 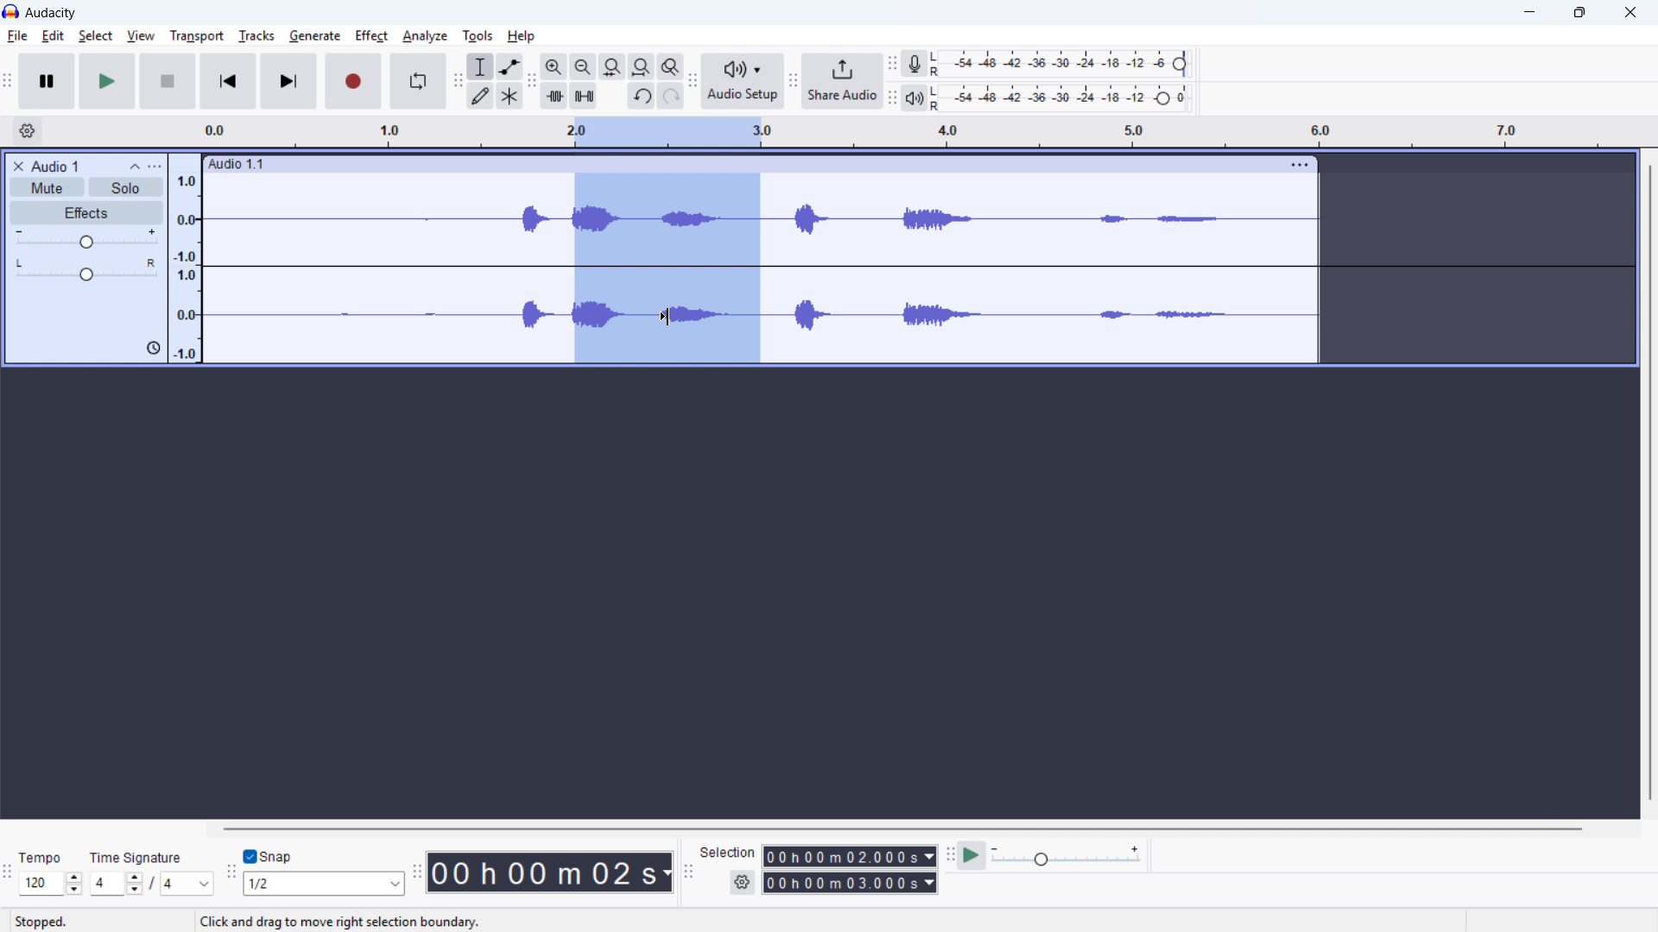 I want to click on Tempo, so click(x=42, y=855).